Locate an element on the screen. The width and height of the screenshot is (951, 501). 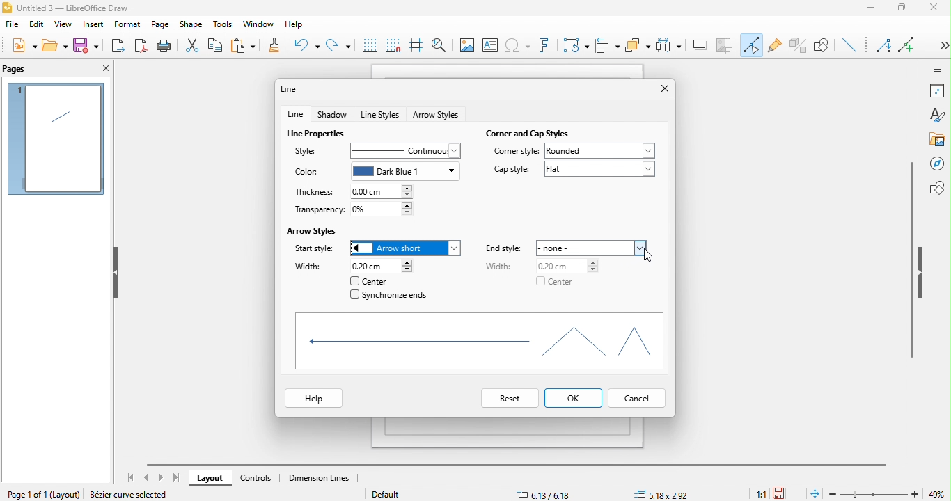
help is located at coordinates (293, 26).